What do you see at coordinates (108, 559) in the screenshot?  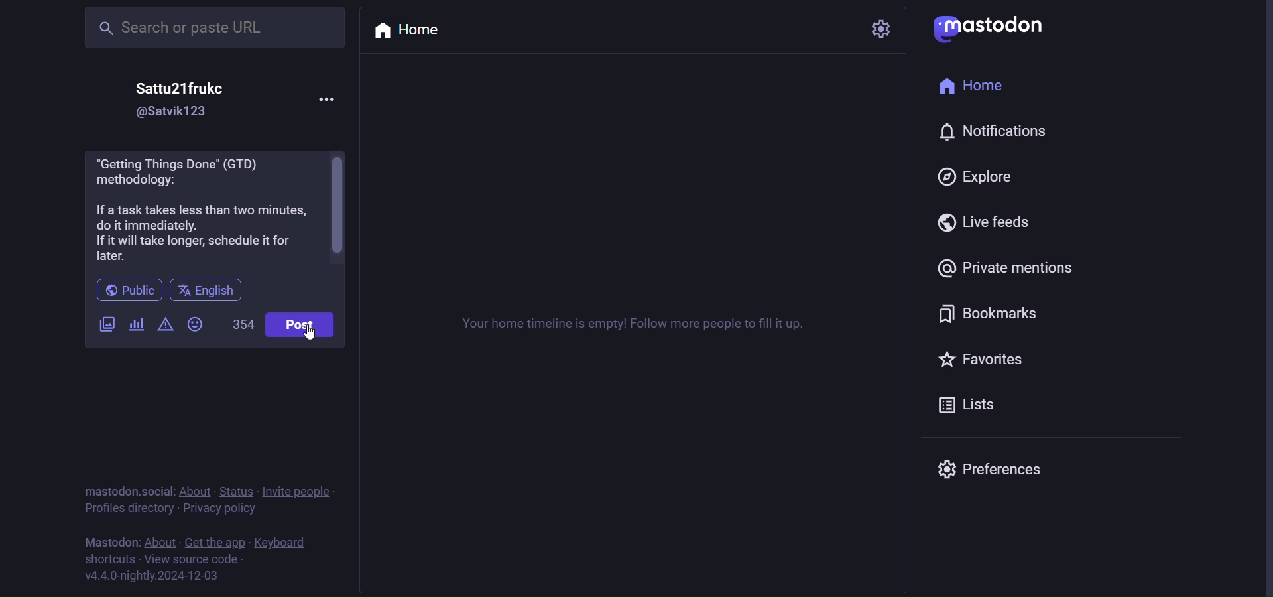 I see `shortcuts` at bounding box center [108, 559].